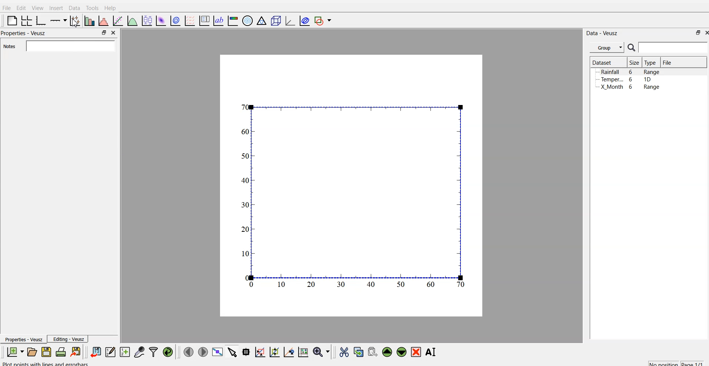 Image resolution: width=709 pixels, height=366 pixels. What do you see at coordinates (705, 33) in the screenshot?
I see `close` at bounding box center [705, 33].